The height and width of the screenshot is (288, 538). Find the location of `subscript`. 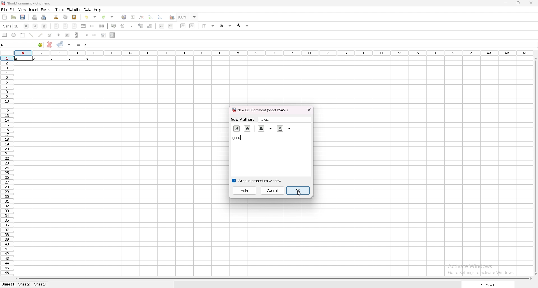

subscript is located at coordinates (192, 26).